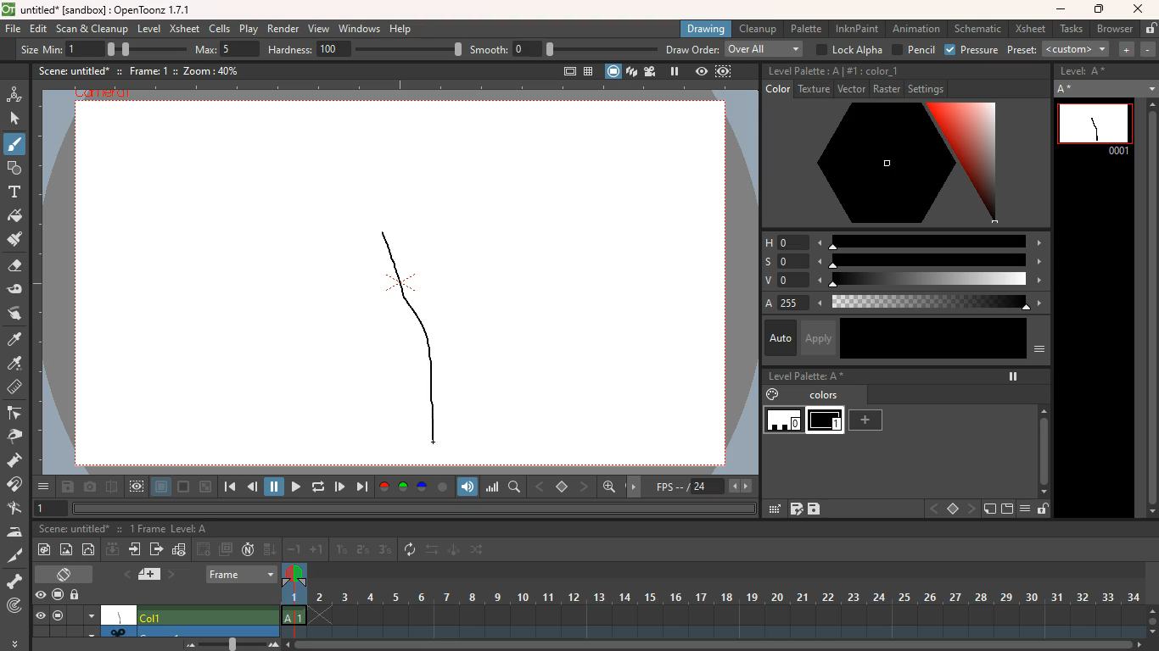 The image size is (1159, 651). Describe the element at coordinates (870, 420) in the screenshot. I see `add` at that location.